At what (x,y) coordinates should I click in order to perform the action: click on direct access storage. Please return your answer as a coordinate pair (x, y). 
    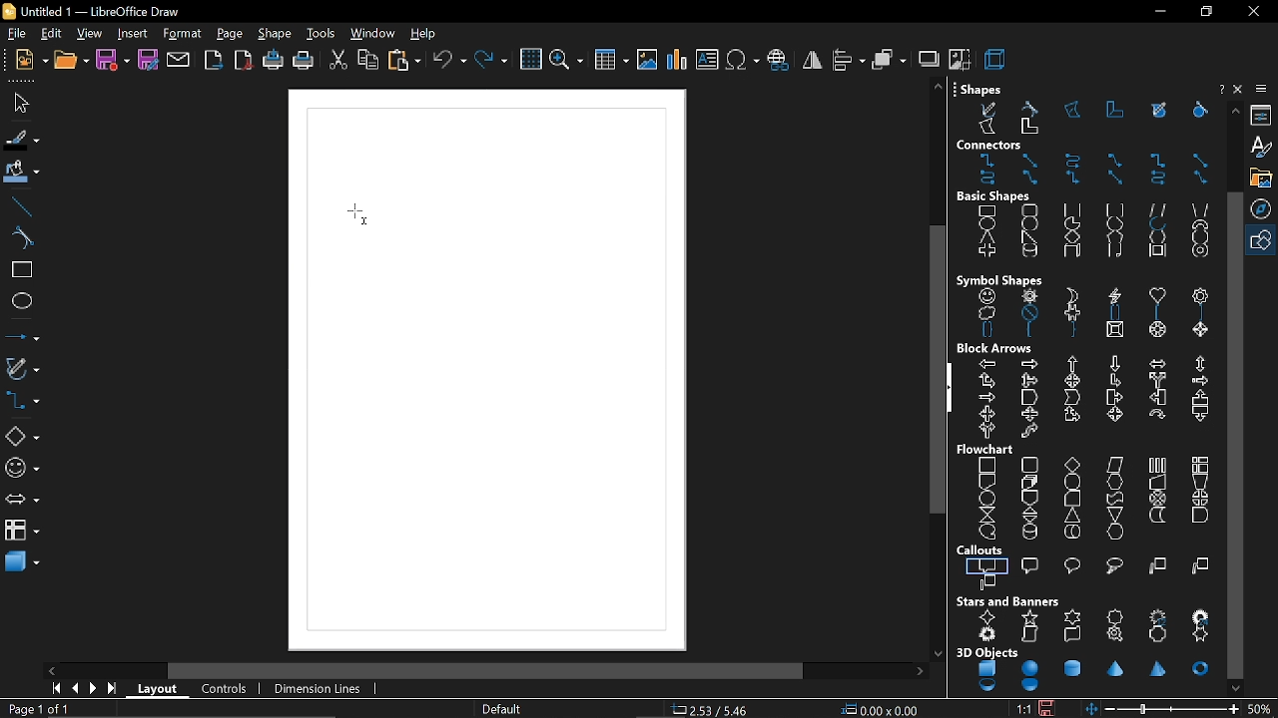
    Looking at the image, I should click on (1071, 533).